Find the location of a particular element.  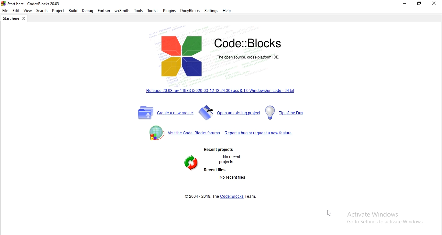

Link is located at coordinates (261, 133).